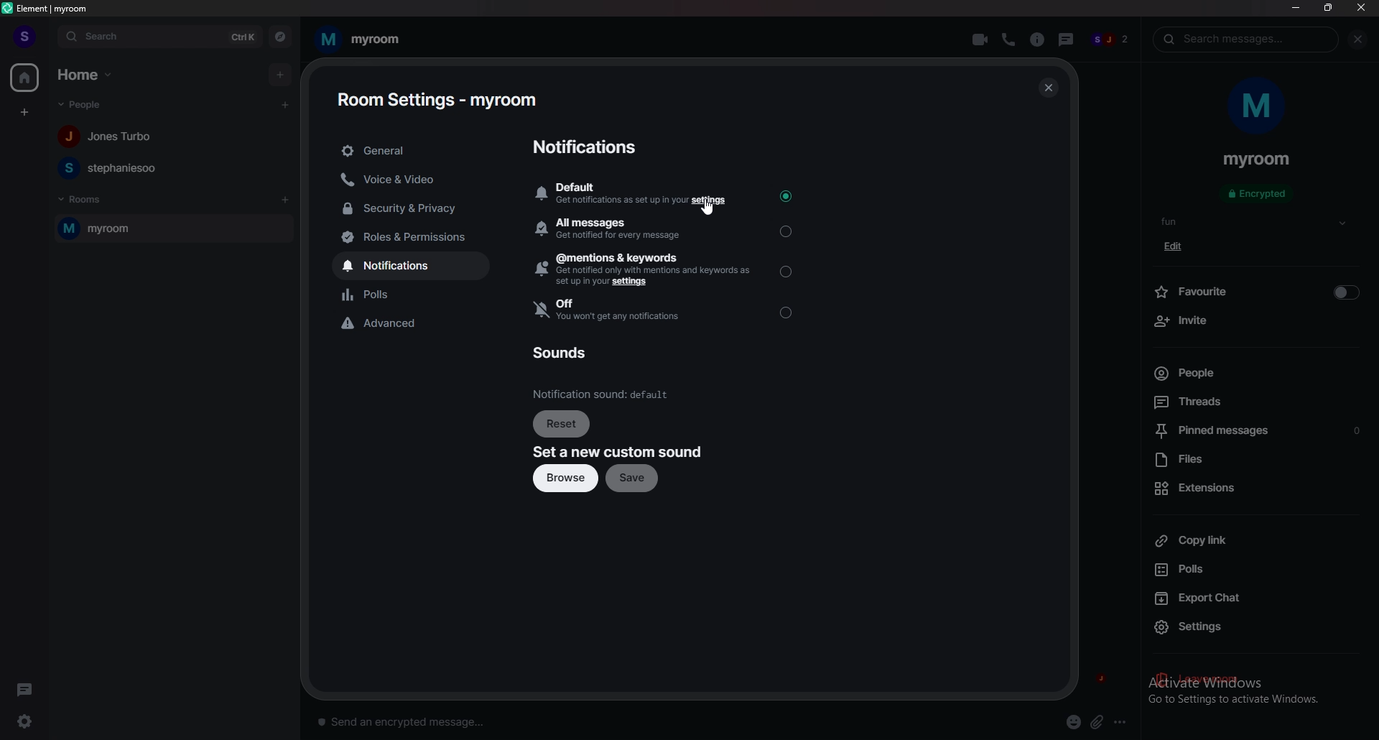  Describe the element at coordinates (1250, 401) in the screenshot. I see `threads` at that location.